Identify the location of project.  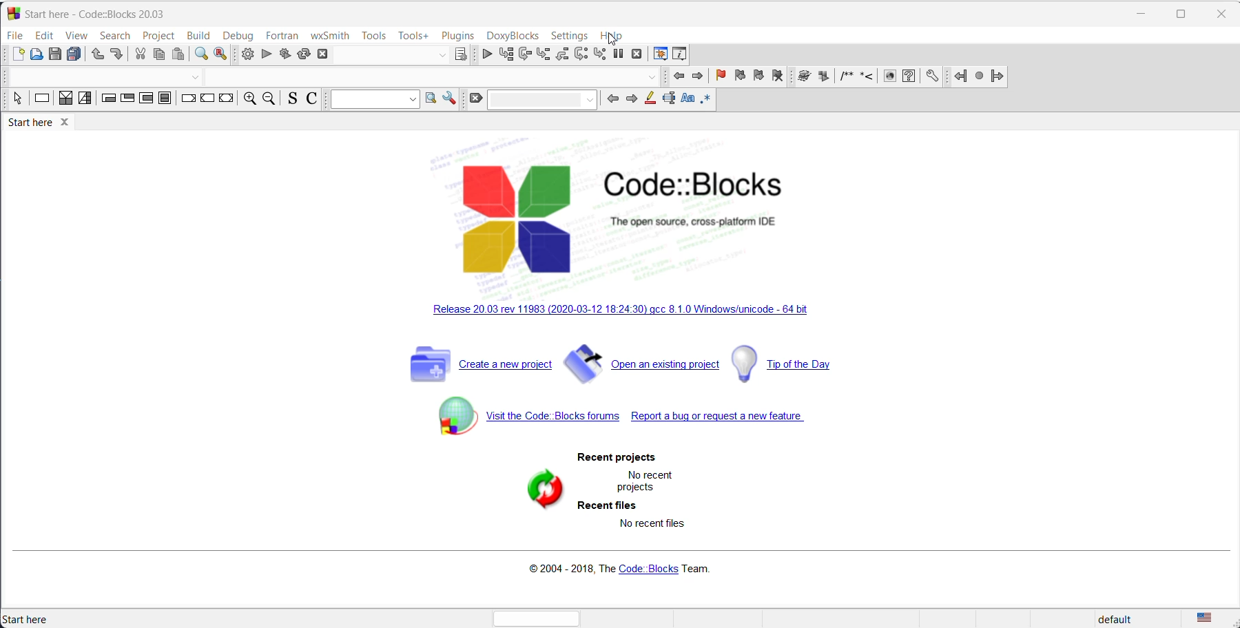
(159, 35).